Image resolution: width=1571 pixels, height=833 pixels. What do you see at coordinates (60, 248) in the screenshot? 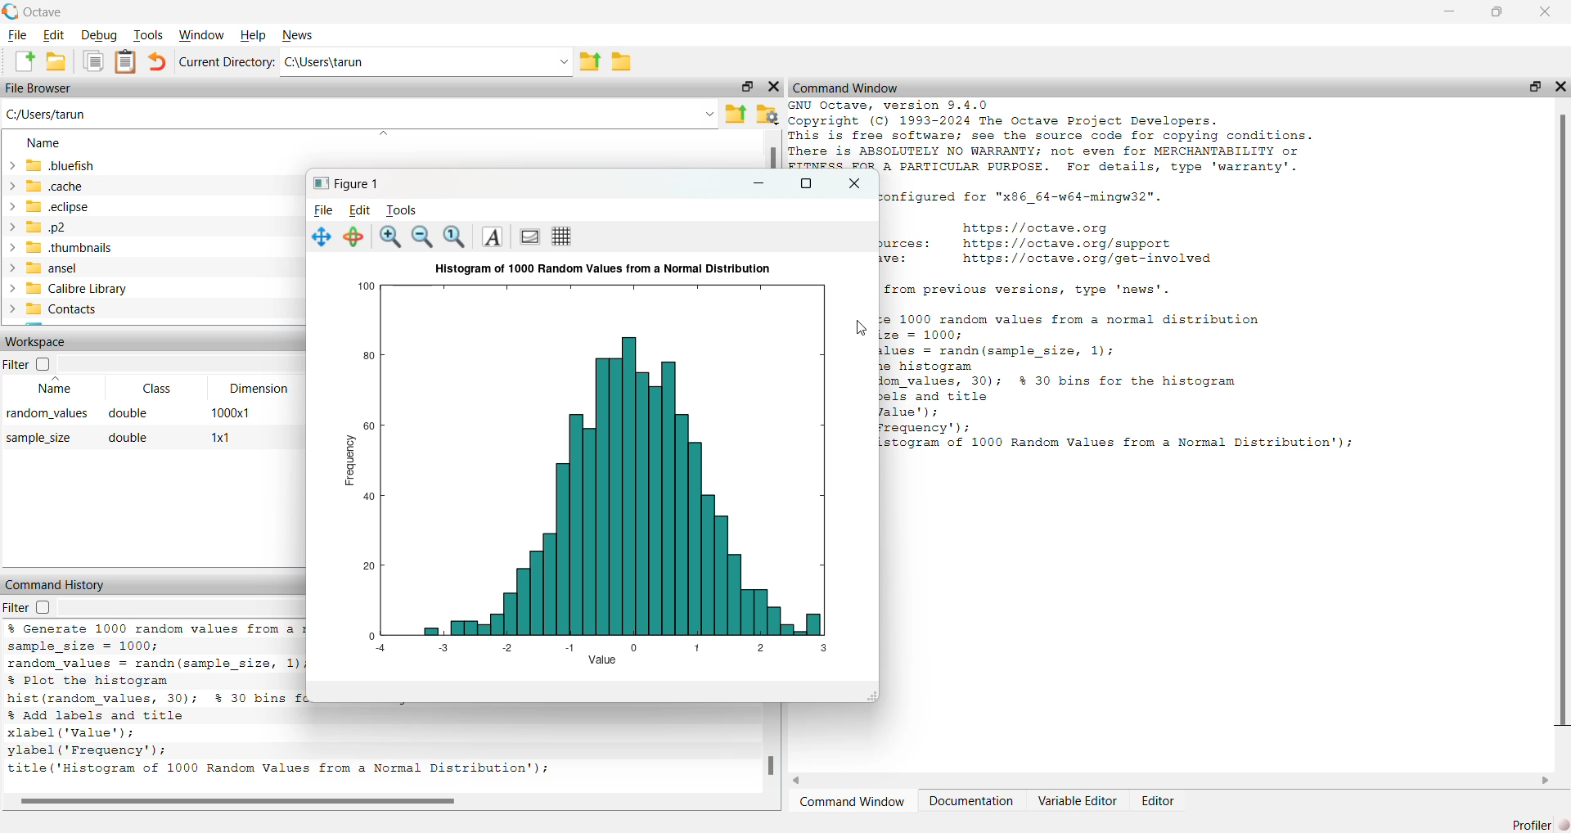
I see `.thumbnails` at bounding box center [60, 248].